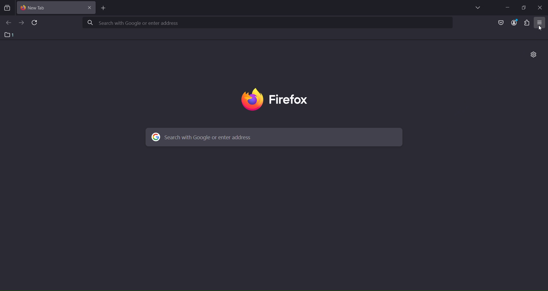  What do you see at coordinates (539, 7) in the screenshot?
I see `close` at bounding box center [539, 7].